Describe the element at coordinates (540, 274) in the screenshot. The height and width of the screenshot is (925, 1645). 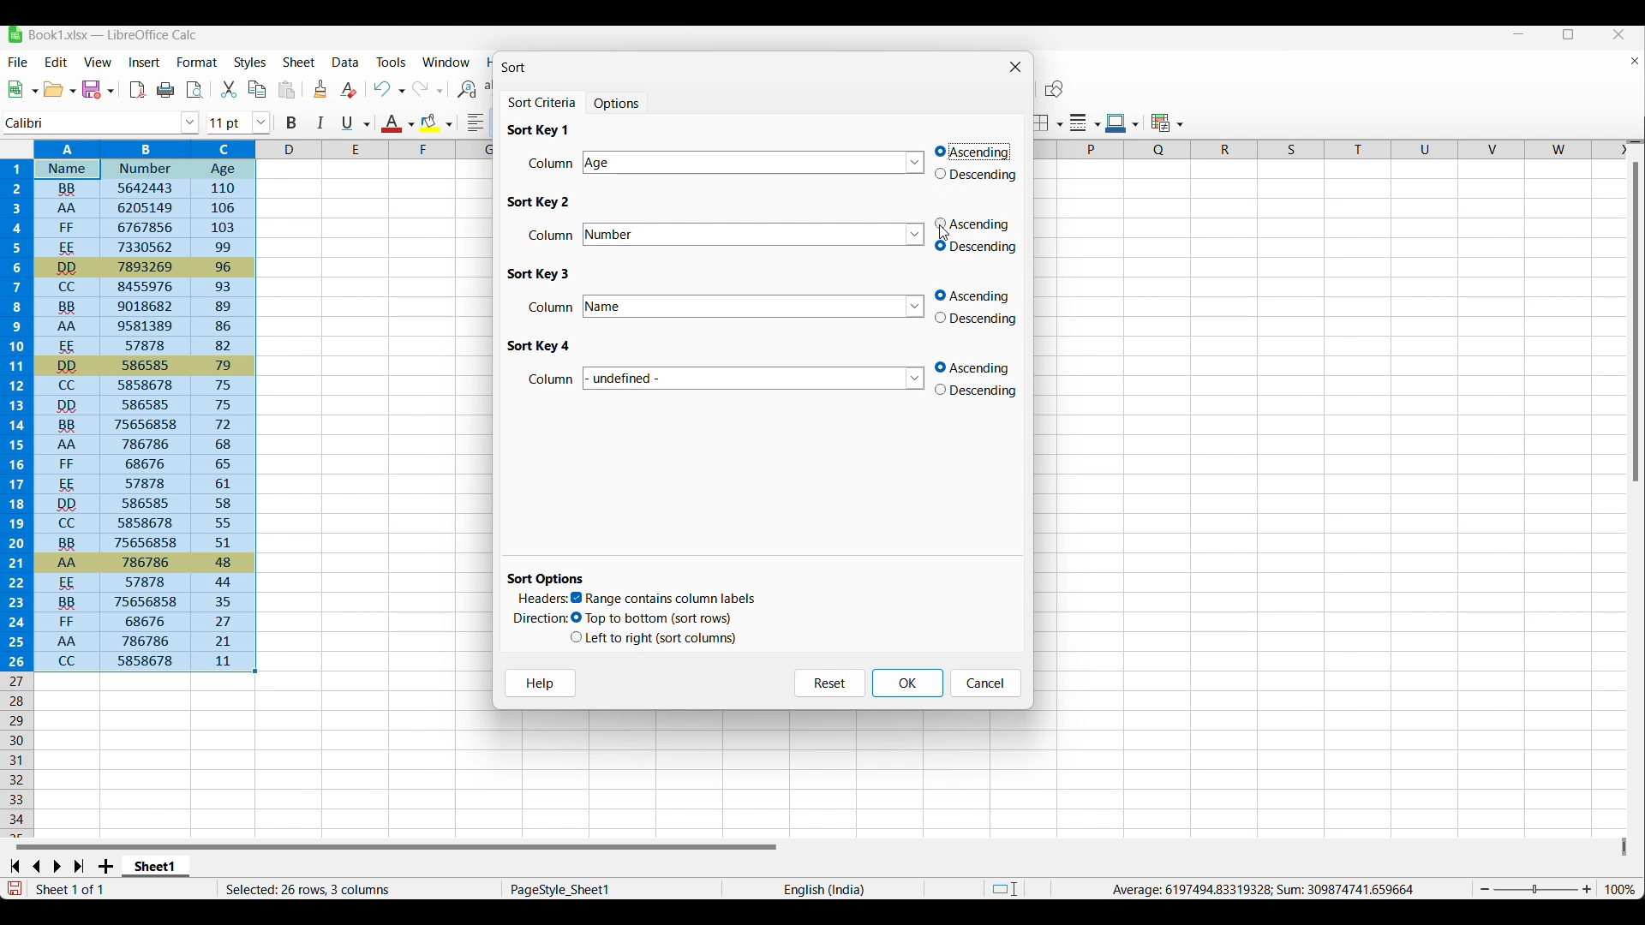
I see `Sort 3 ` at that location.